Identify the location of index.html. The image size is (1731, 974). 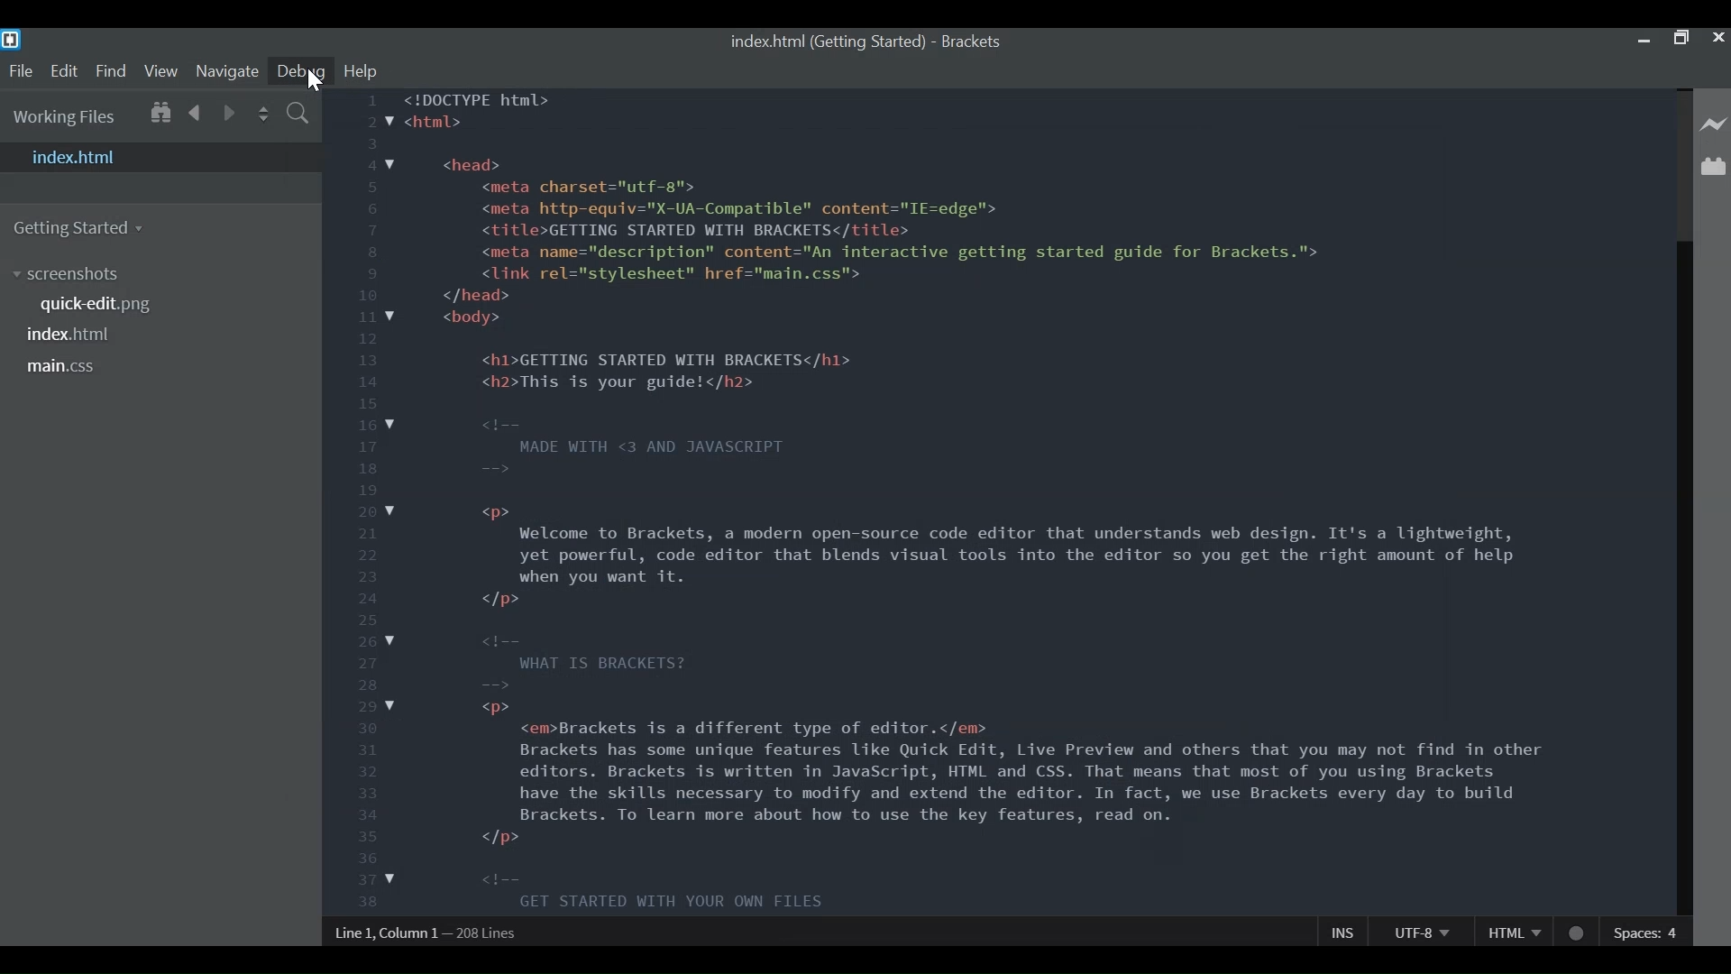
(164, 157).